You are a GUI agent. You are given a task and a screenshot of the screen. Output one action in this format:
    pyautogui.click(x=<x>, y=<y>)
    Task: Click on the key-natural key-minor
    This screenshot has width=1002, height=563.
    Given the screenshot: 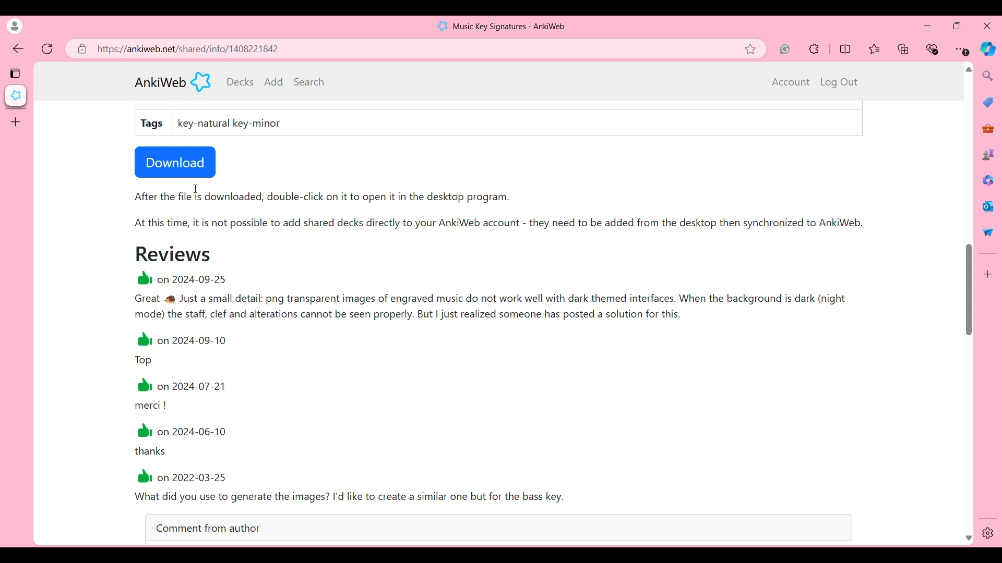 What is the action you would take?
    pyautogui.click(x=232, y=124)
    